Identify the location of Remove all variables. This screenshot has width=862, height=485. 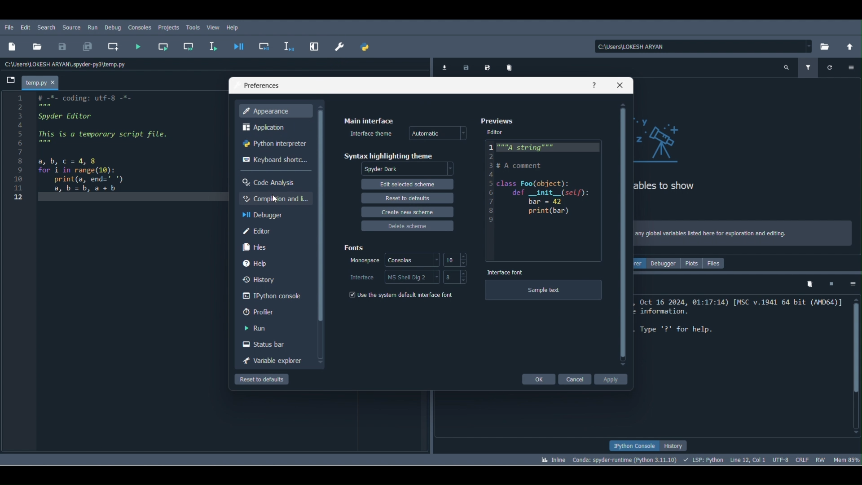
(811, 284).